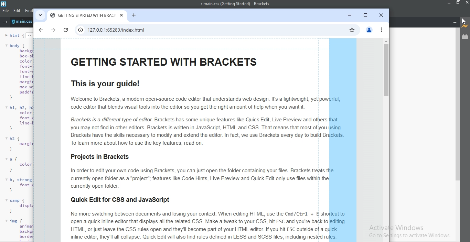  I want to click on minimise, so click(349, 15).